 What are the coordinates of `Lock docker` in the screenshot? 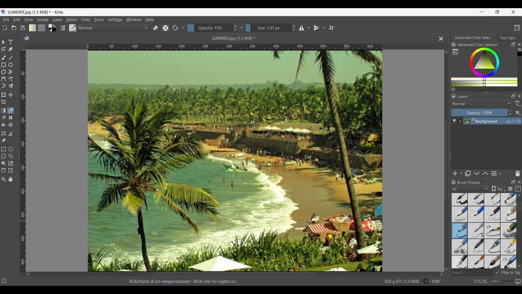 It's located at (453, 45).